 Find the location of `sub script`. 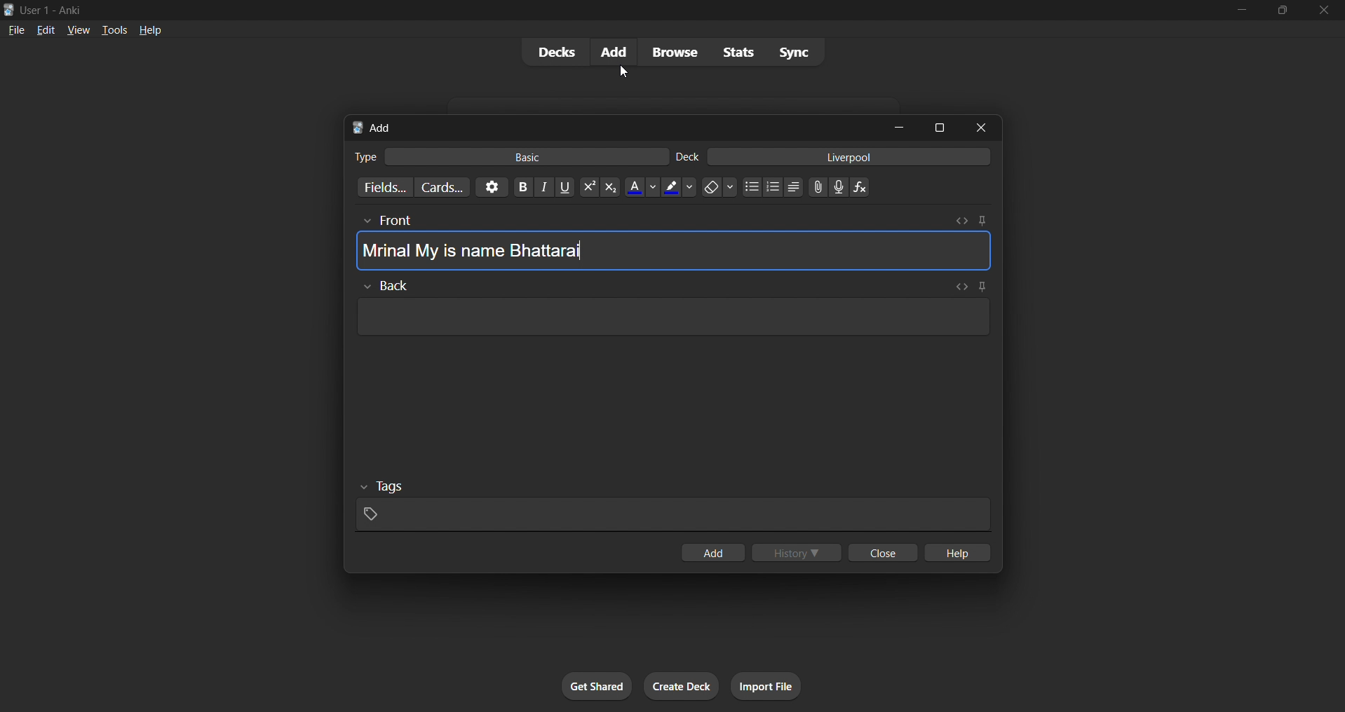

sub script is located at coordinates (609, 186).